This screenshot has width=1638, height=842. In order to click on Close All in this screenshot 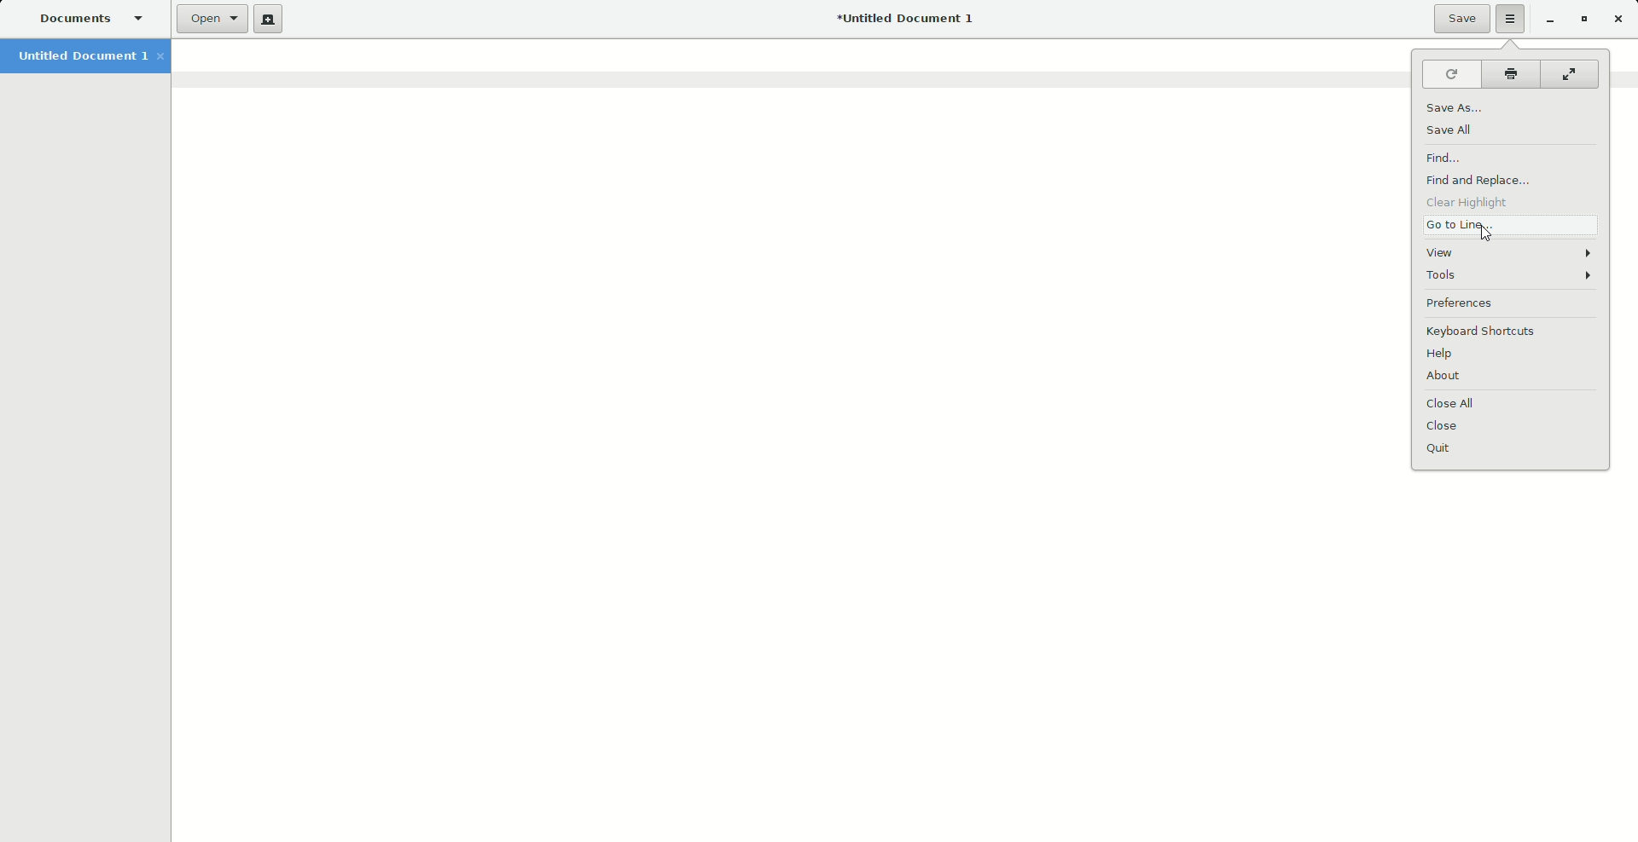, I will do `click(1462, 404)`.